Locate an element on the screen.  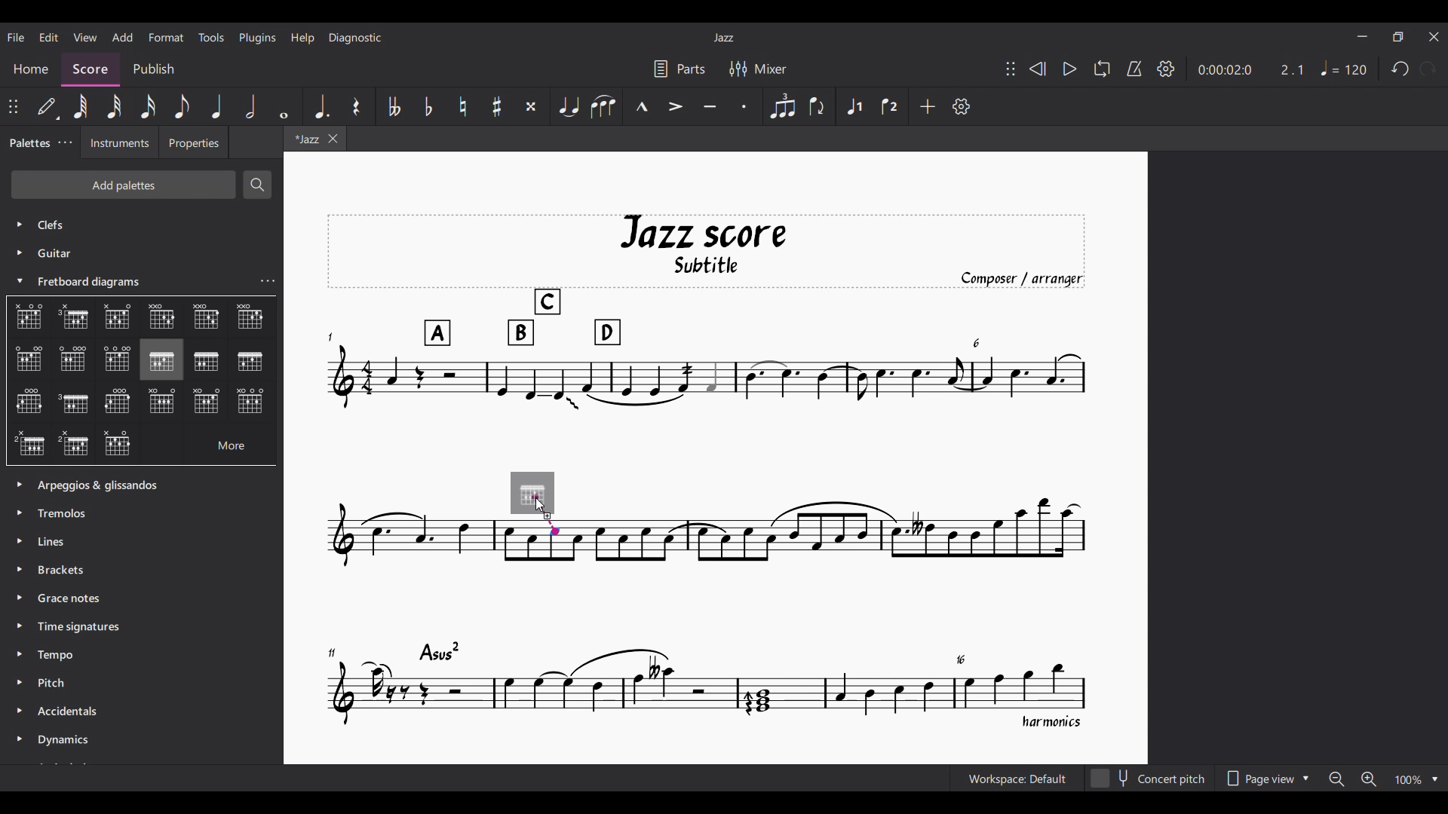
Time is located at coordinates (86, 627).